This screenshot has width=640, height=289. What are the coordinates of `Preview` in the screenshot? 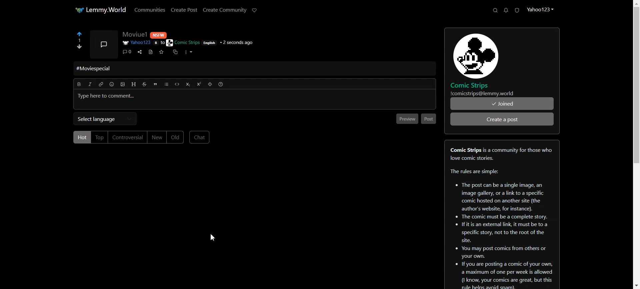 It's located at (406, 119).